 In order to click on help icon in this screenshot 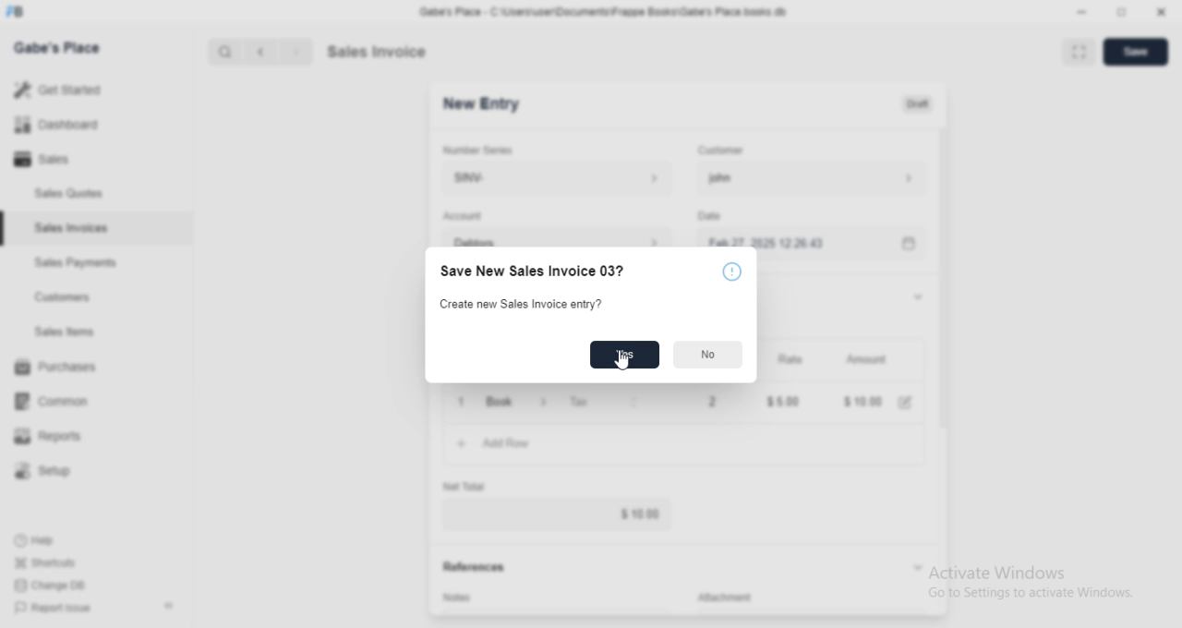, I will do `click(731, 272)`.